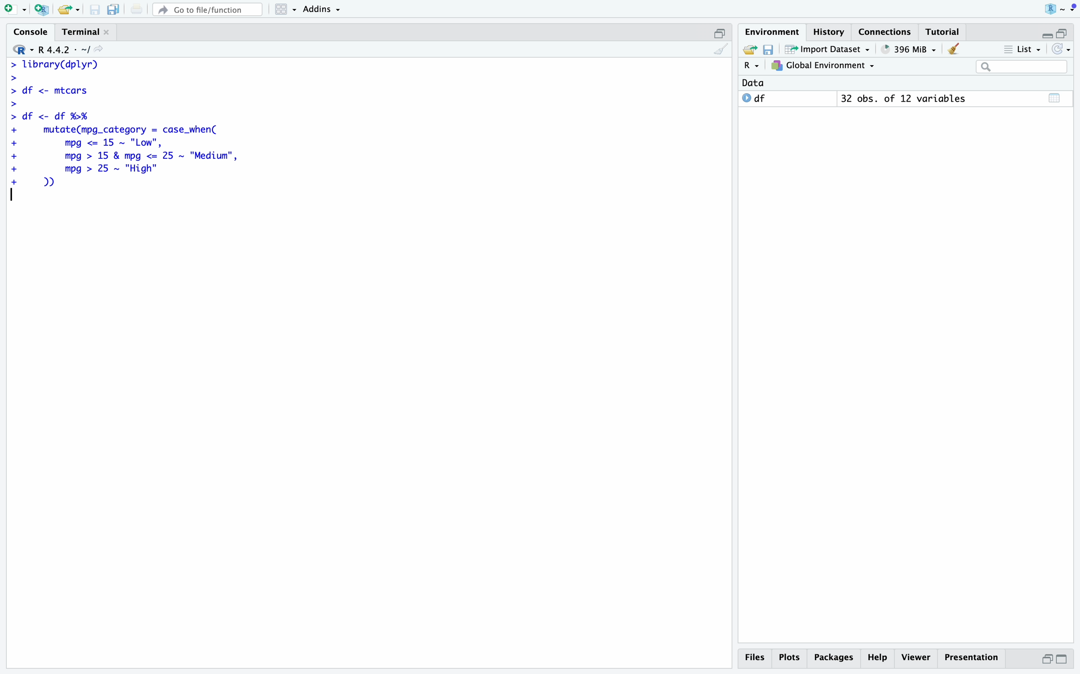 The width and height of the screenshot is (1080, 674). I want to click on add file as, so click(17, 10).